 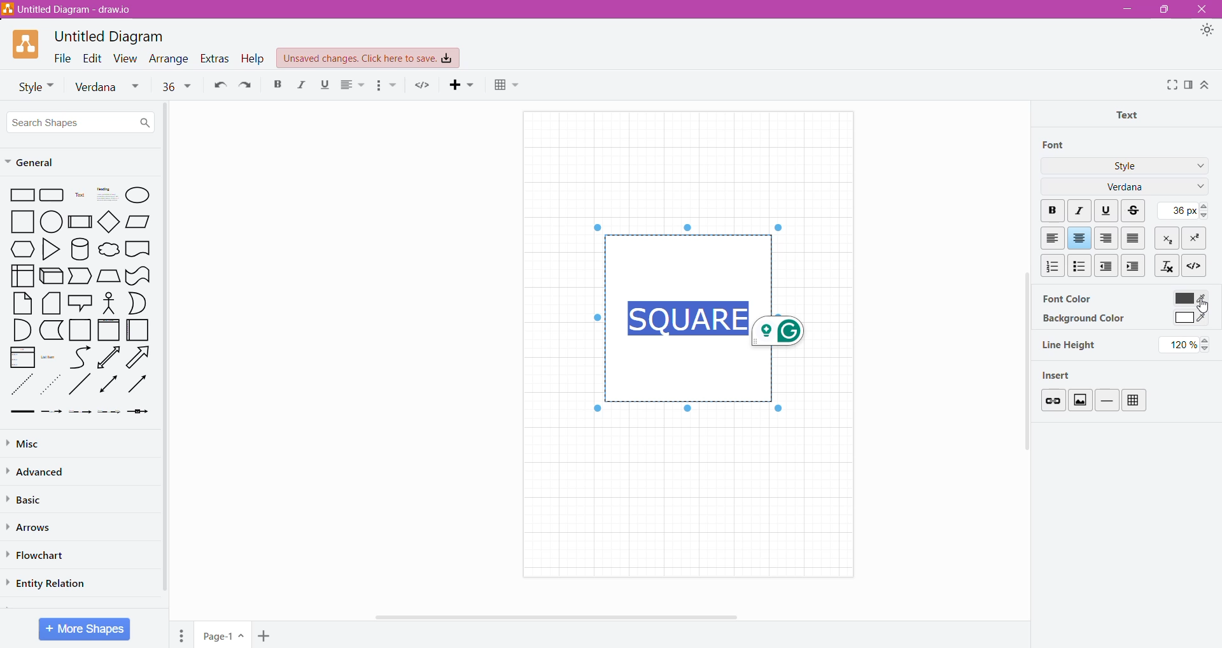 What do you see at coordinates (51, 356) in the screenshot?
I see `List Item` at bounding box center [51, 356].